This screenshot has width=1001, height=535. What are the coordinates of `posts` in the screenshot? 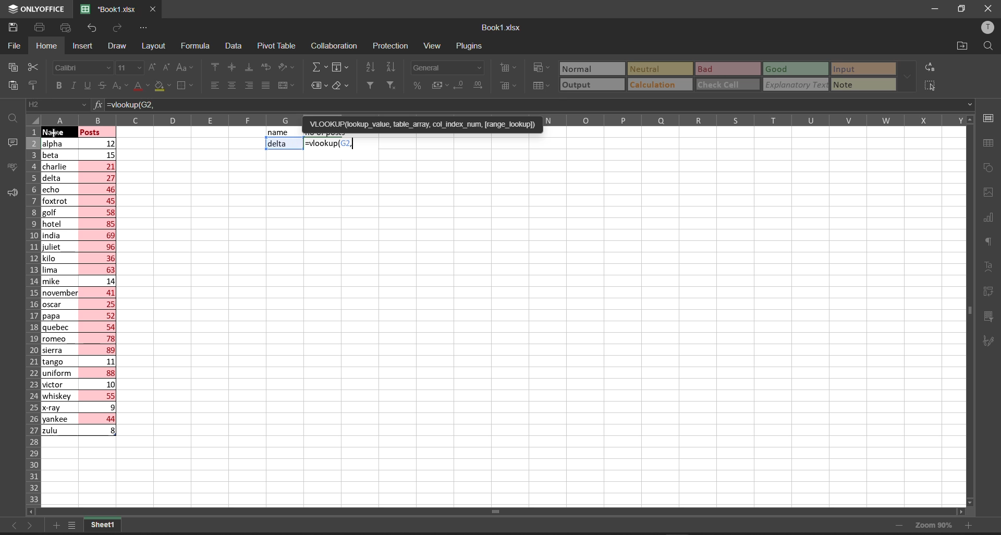 It's located at (99, 284).